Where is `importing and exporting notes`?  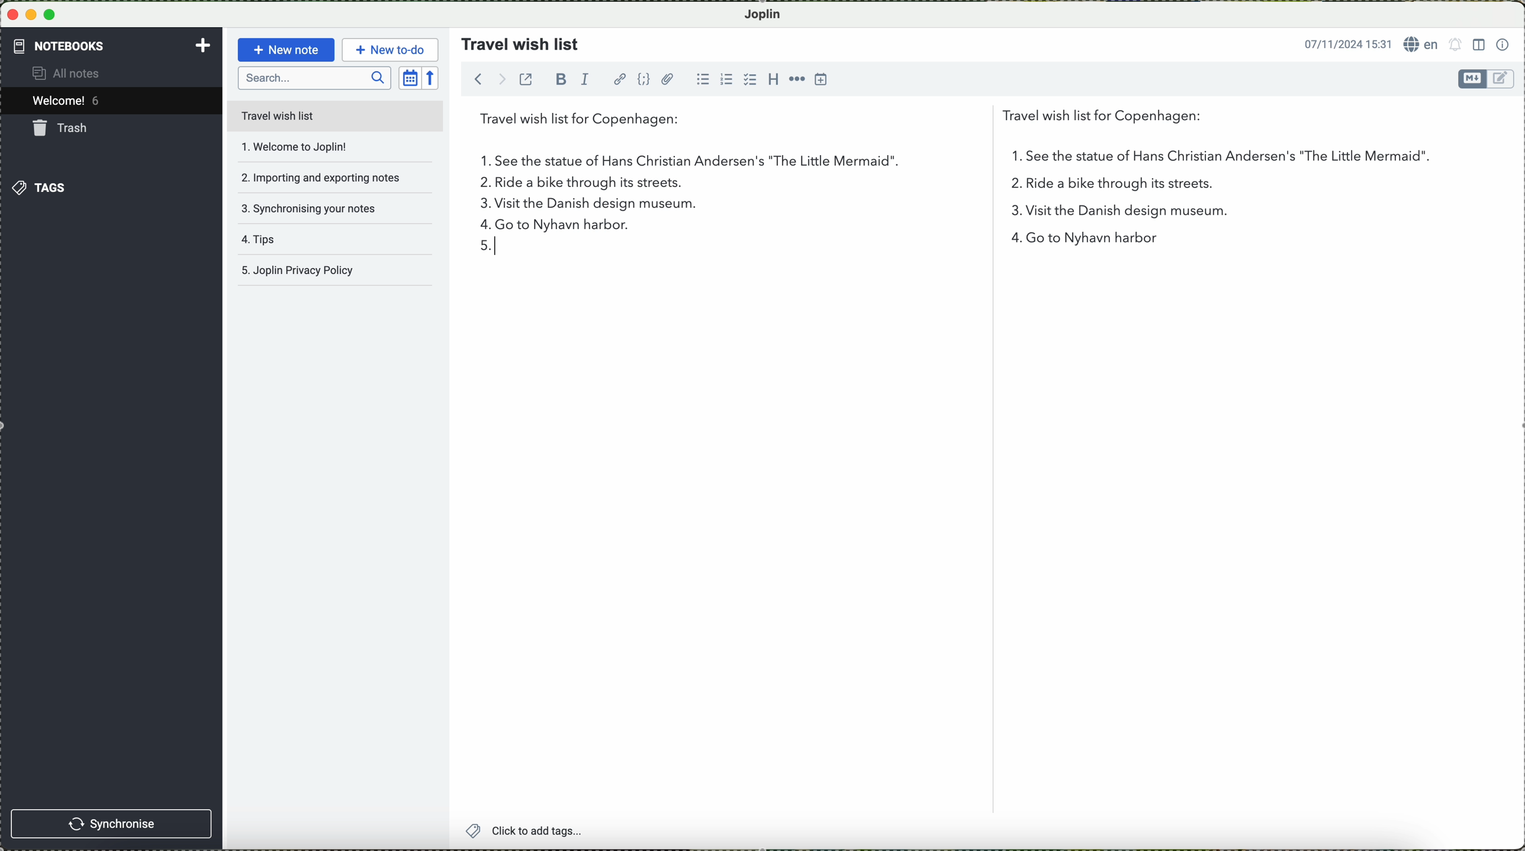
importing and exporting notes is located at coordinates (320, 176).